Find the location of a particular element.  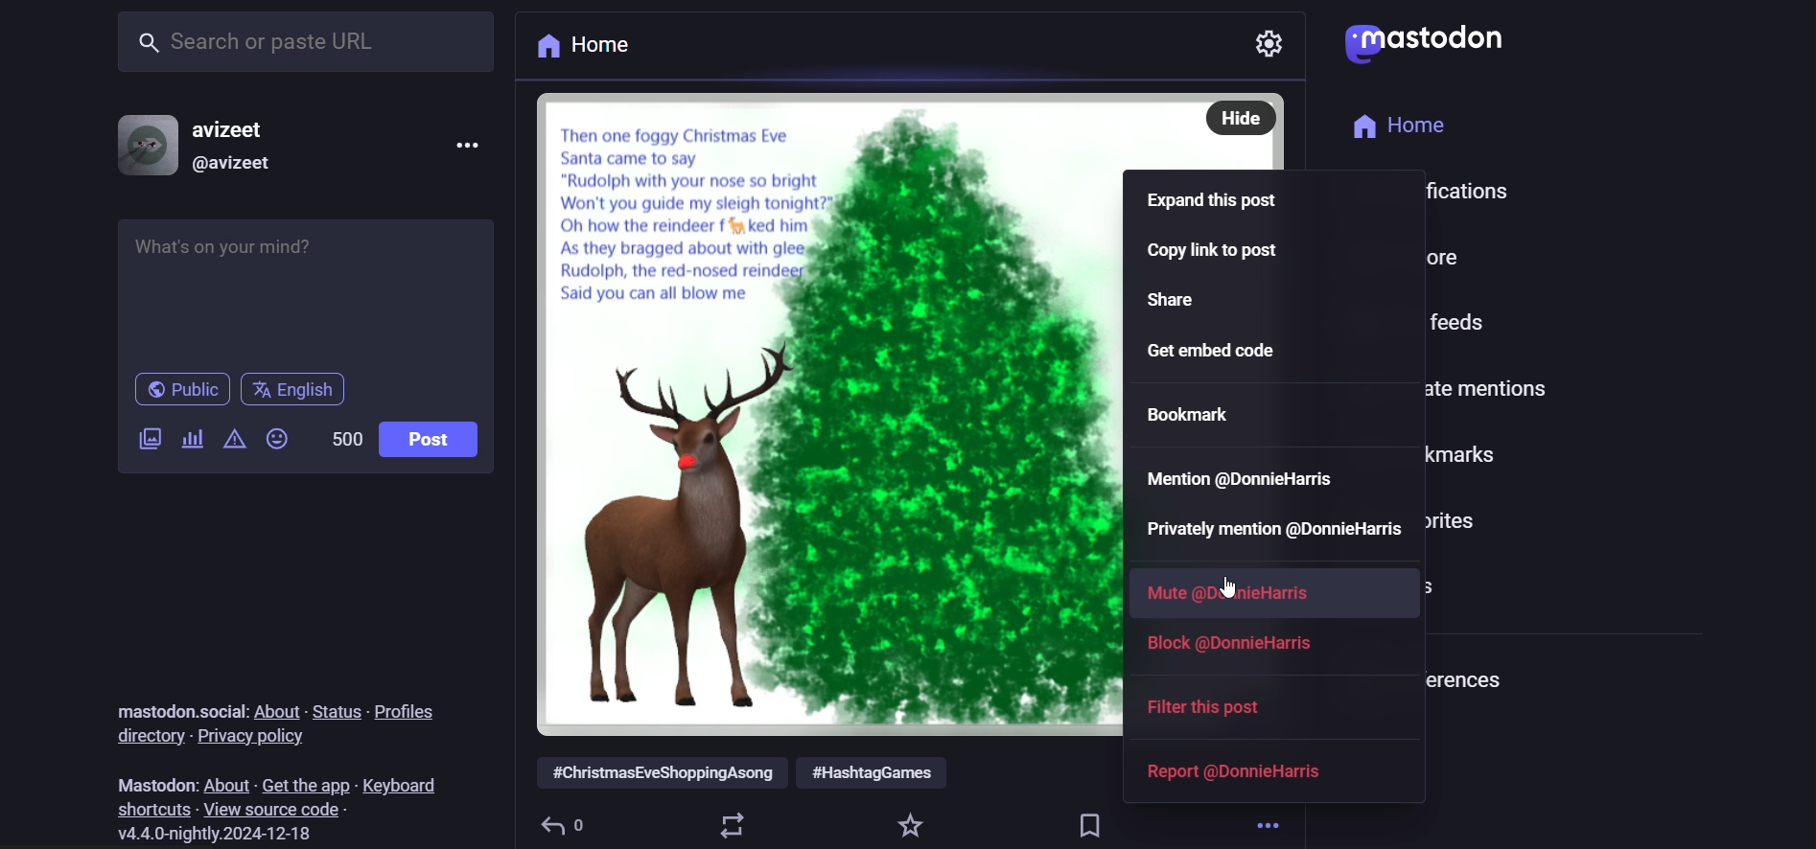

hashtags is located at coordinates (742, 774).